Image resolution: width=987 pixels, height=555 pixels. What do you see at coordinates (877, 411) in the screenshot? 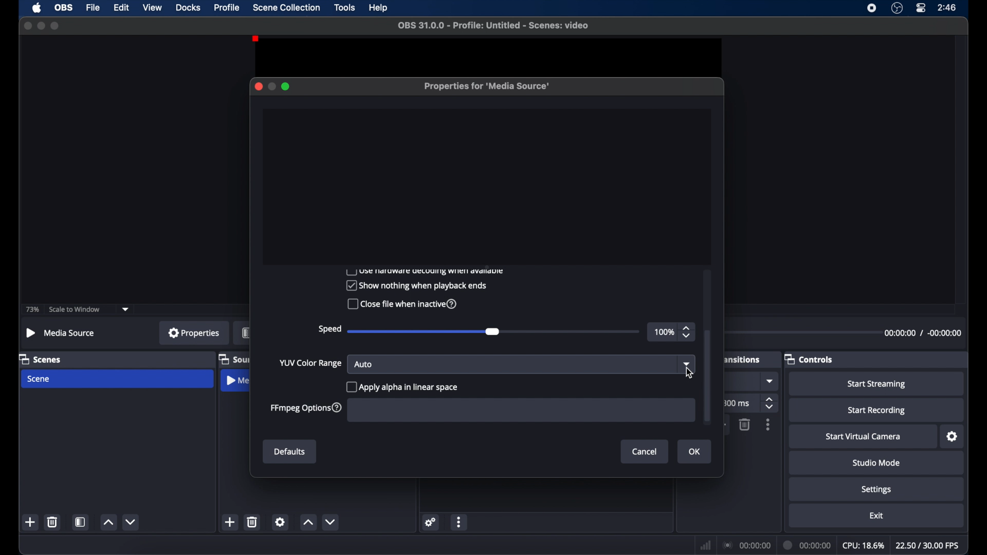
I see `start recording` at bounding box center [877, 411].